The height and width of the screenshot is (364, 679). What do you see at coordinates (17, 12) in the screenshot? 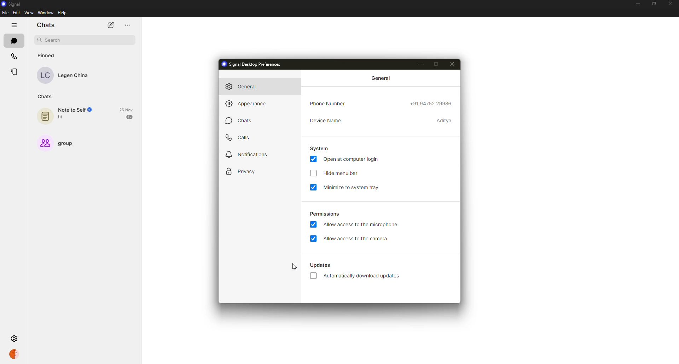
I see `edit` at bounding box center [17, 12].